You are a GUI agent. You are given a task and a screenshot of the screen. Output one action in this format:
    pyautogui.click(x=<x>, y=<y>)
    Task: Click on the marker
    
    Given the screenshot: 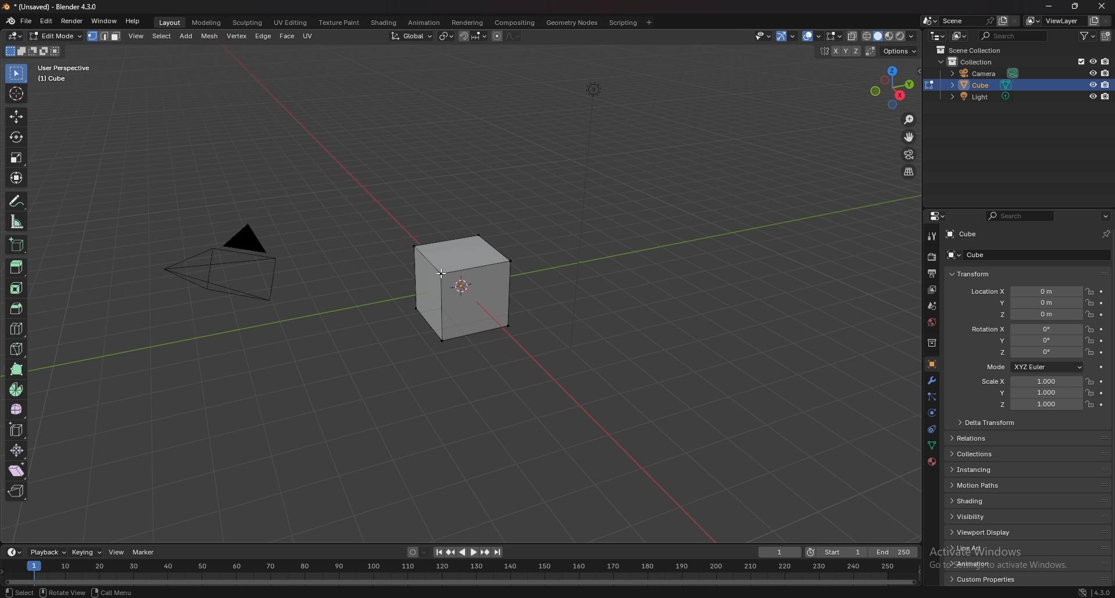 What is the action you would take?
    pyautogui.click(x=143, y=552)
    